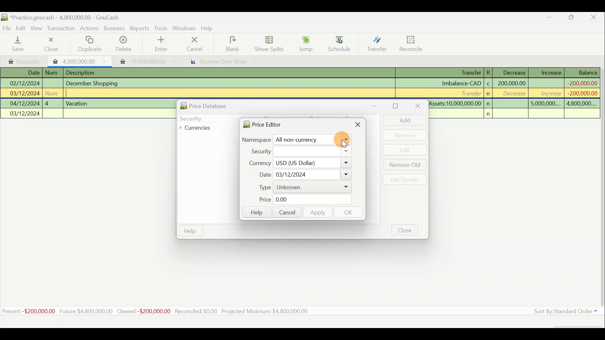 The height and width of the screenshot is (340, 605). I want to click on enter, so click(163, 44).